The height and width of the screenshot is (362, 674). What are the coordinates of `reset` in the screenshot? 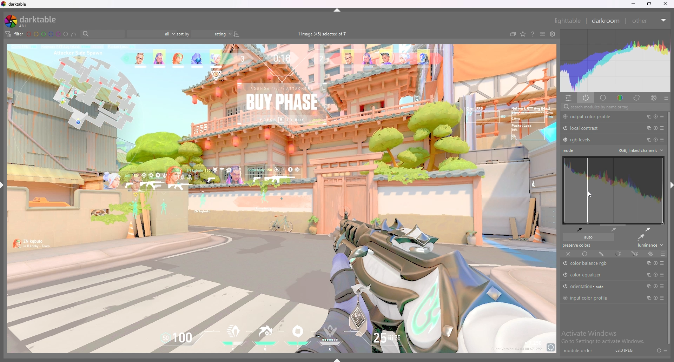 It's located at (656, 299).